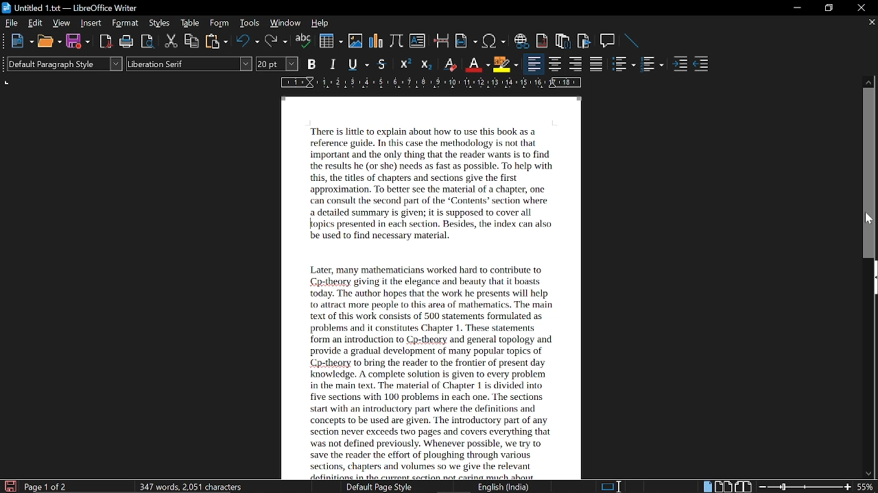 The image size is (878, 493). Describe the element at coordinates (467, 41) in the screenshot. I see `insert field` at that location.